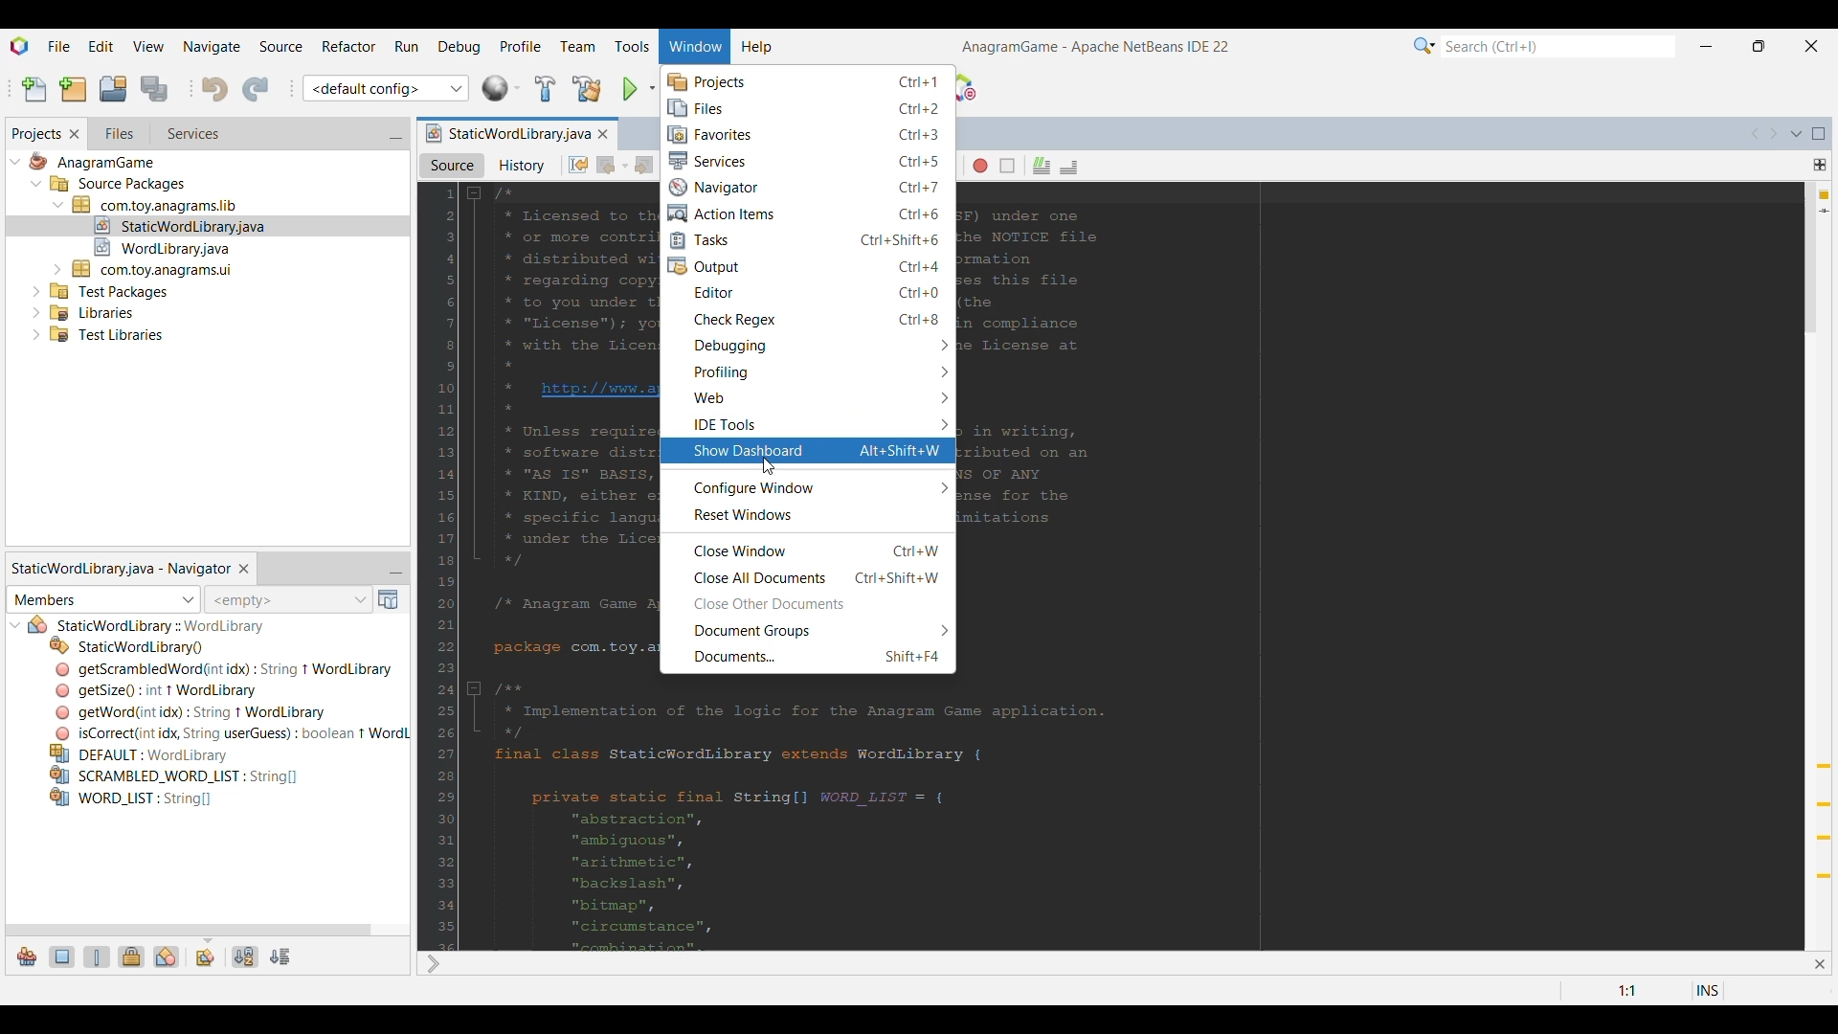  What do you see at coordinates (155, 267) in the screenshot?
I see `` at bounding box center [155, 267].